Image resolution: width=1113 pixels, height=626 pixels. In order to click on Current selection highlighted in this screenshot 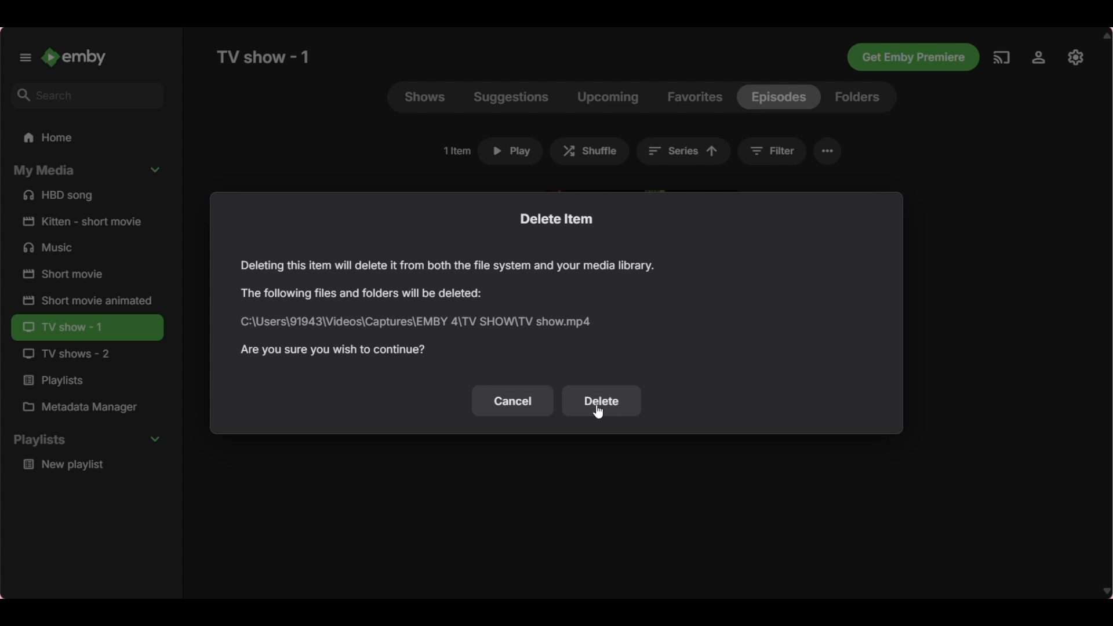, I will do `click(779, 97)`.